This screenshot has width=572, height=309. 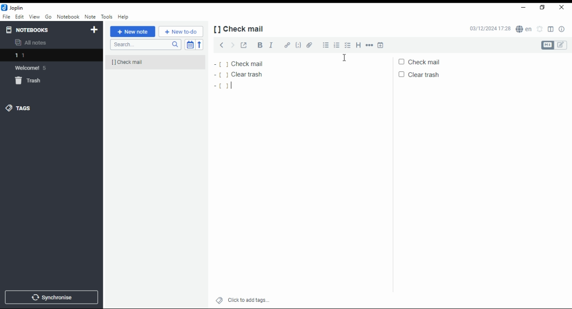 I want to click on spell checker, so click(x=525, y=30).